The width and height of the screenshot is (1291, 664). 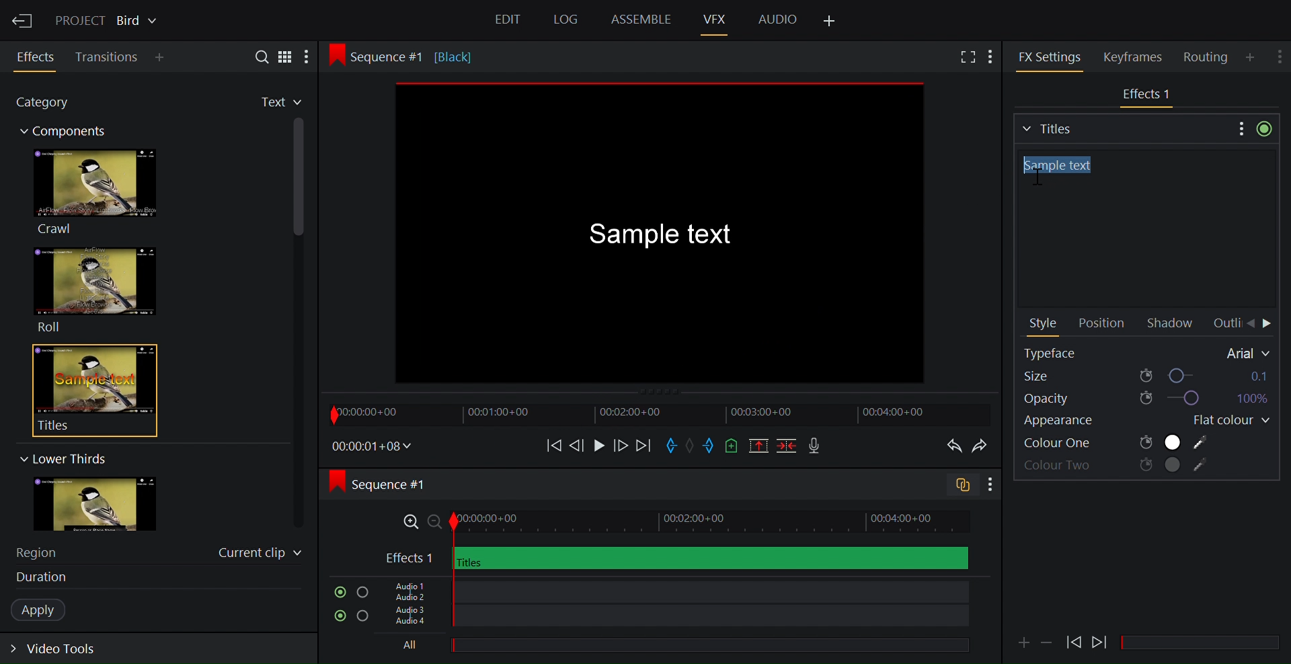 I want to click on Size, so click(x=1146, y=375).